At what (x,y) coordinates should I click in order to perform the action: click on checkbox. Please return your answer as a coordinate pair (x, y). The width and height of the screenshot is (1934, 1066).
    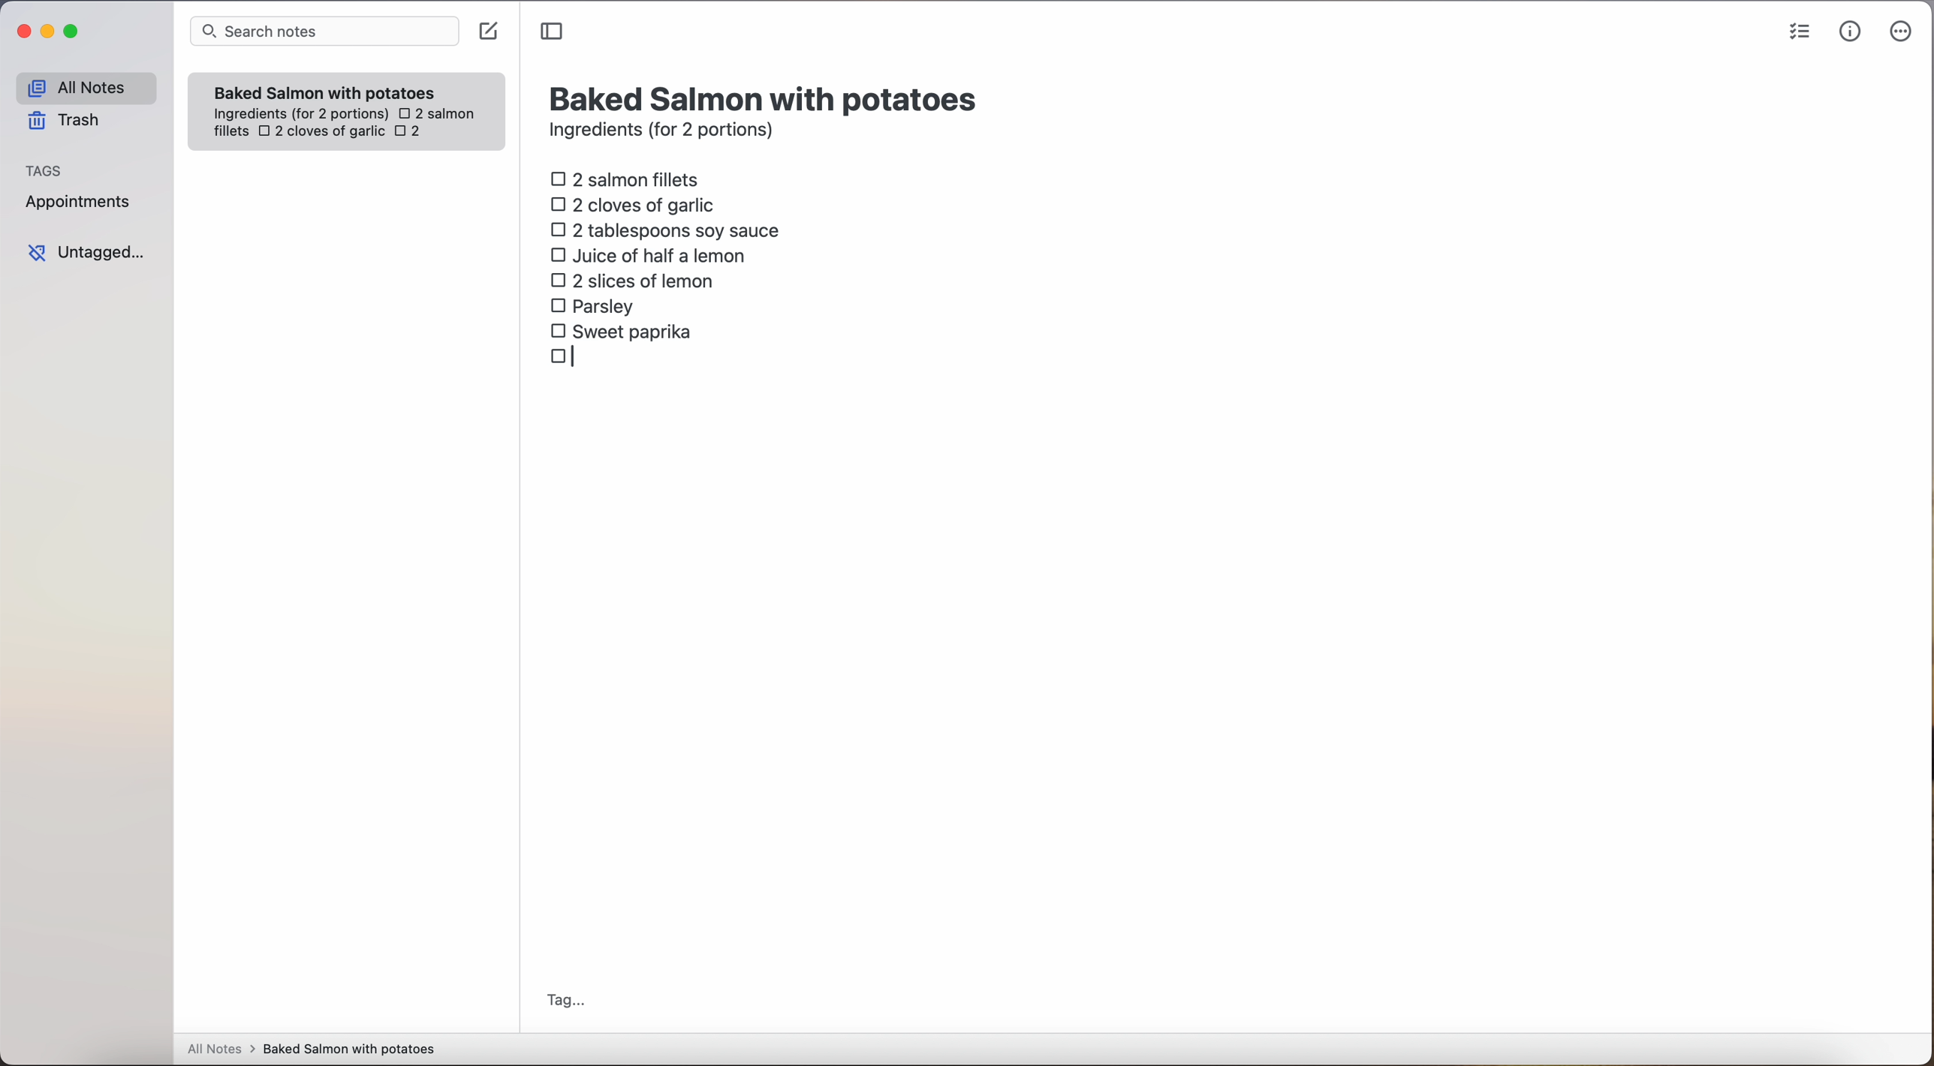
    Looking at the image, I should click on (567, 359).